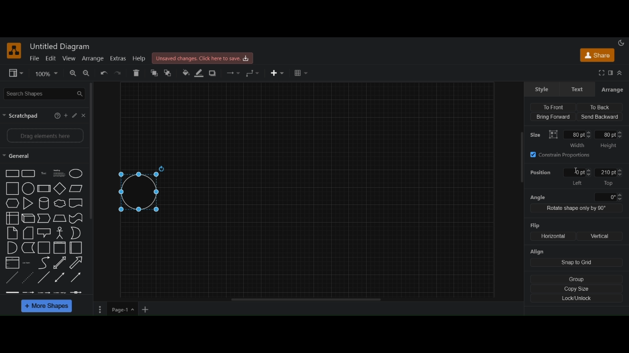  Describe the element at coordinates (612, 90) in the screenshot. I see `arrange` at that location.